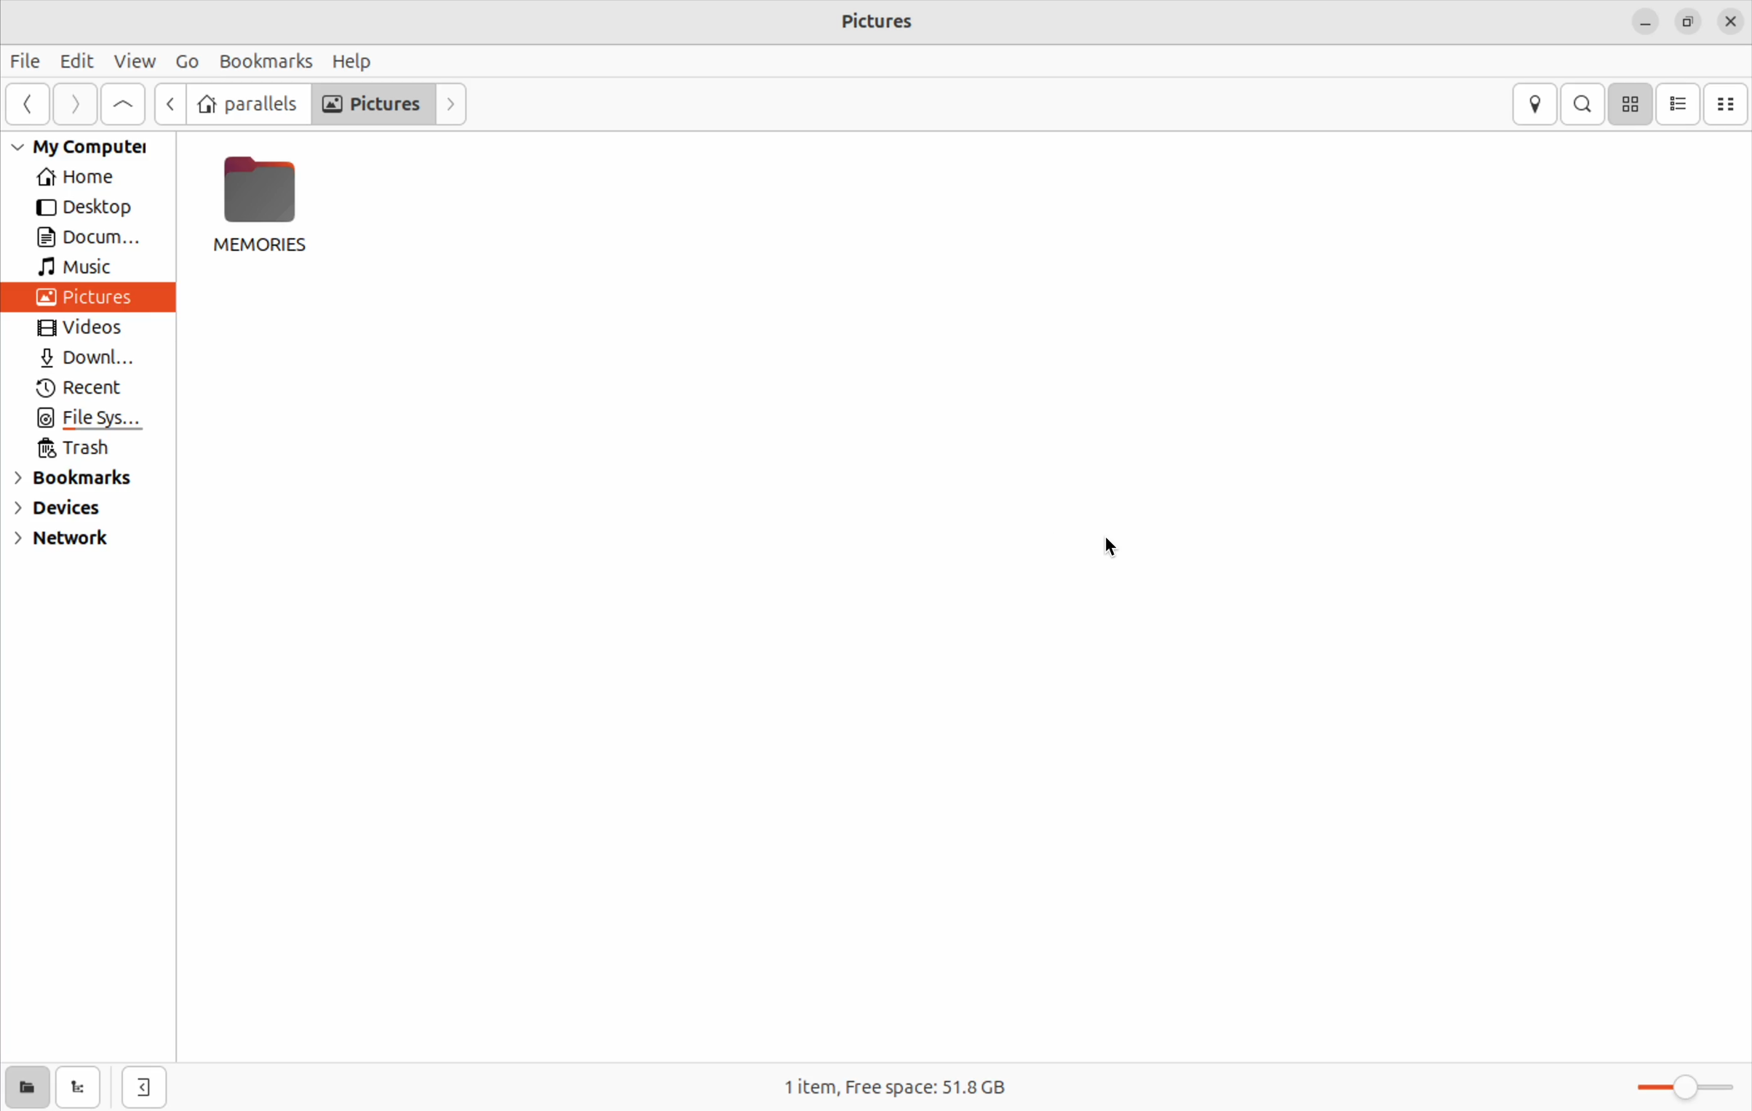  I want to click on Music, so click(84, 268).